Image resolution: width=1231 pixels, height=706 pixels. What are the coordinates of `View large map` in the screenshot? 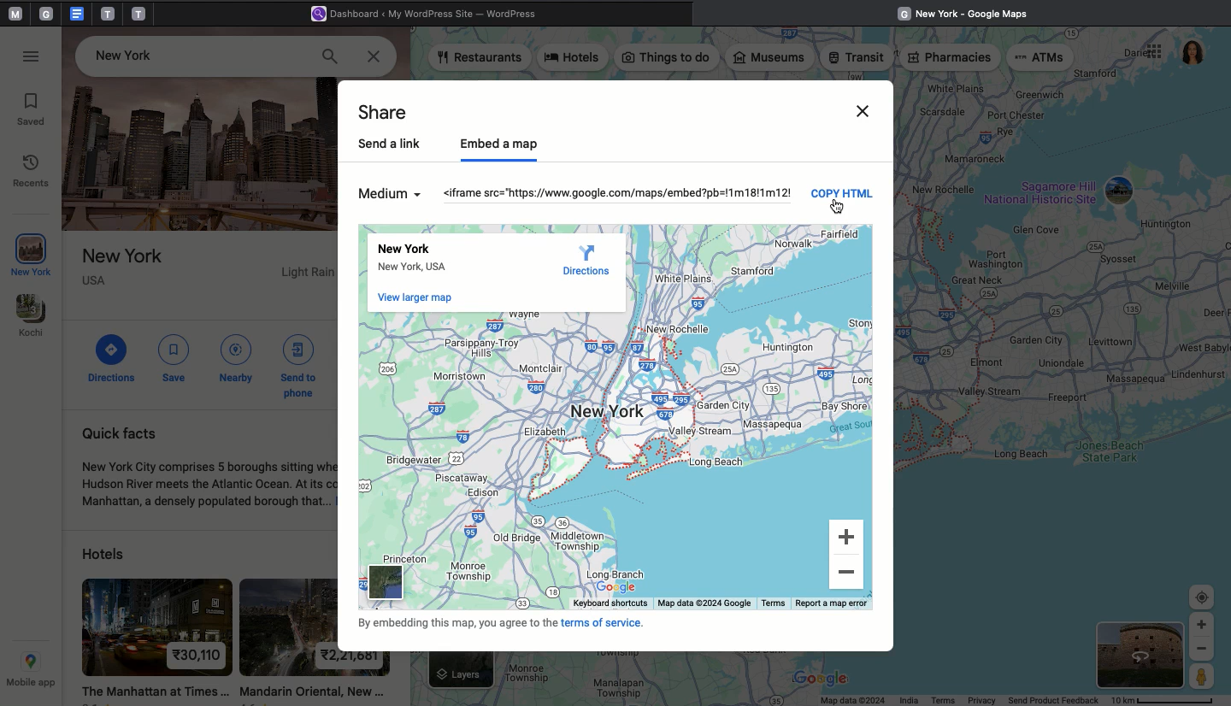 It's located at (420, 300).